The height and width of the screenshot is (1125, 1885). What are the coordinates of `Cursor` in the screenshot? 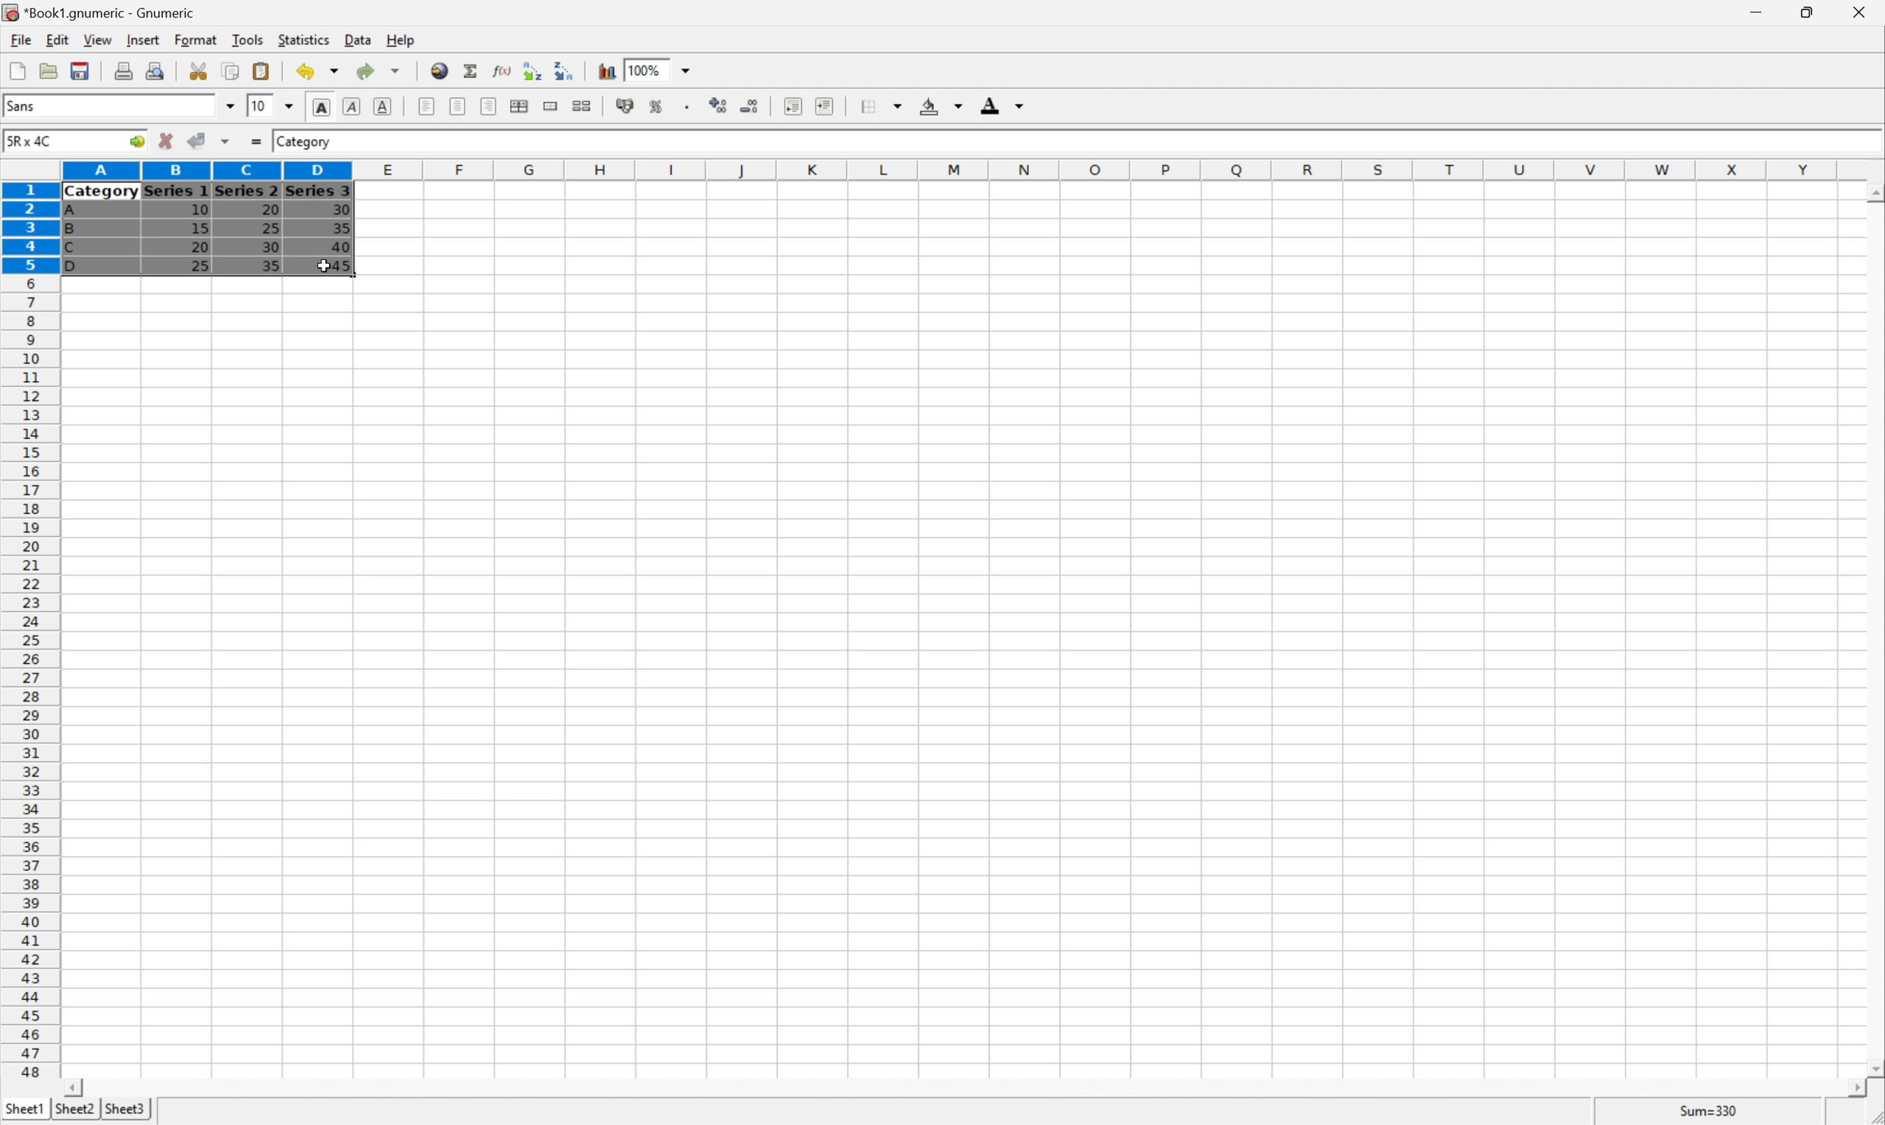 It's located at (324, 263).